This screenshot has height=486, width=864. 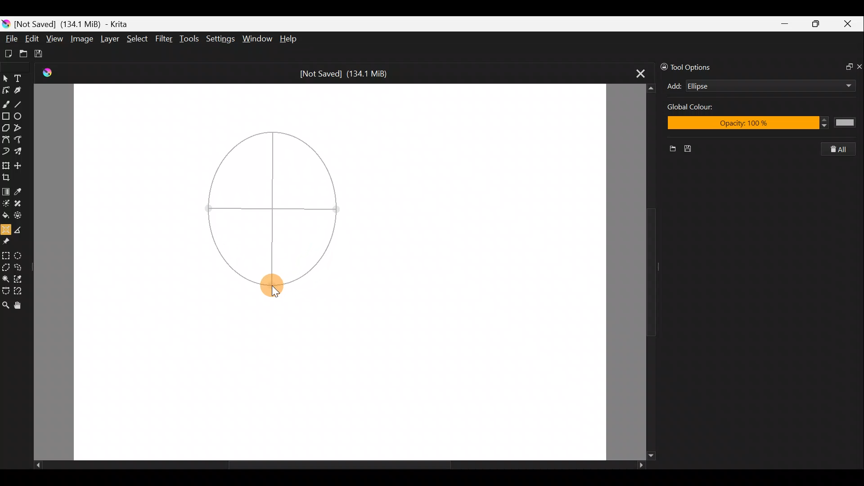 What do you see at coordinates (18, 305) in the screenshot?
I see `Pan tool` at bounding box center [18, 305].